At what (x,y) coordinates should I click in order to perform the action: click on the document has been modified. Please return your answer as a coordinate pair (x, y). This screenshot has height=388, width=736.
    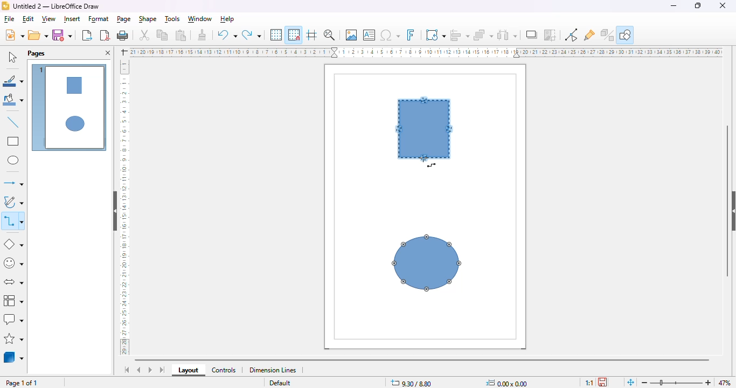
    Looking at the image, I should click on (603, 382).